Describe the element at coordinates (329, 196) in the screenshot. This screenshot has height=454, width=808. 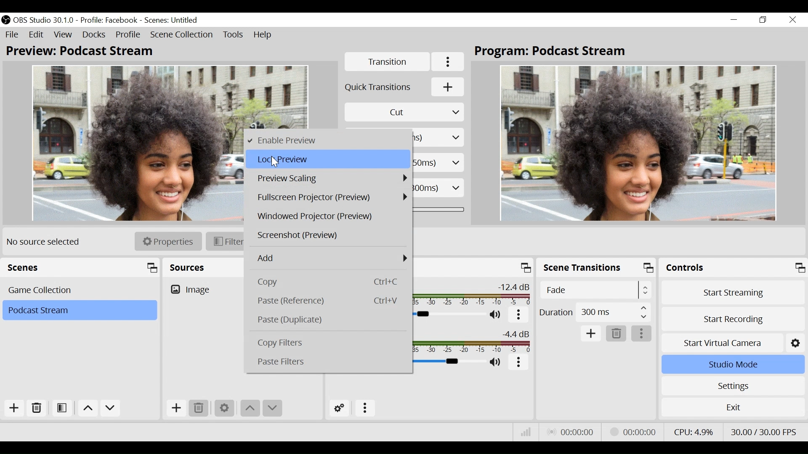
I see `Fullscreen Projector (preview)` at that location.